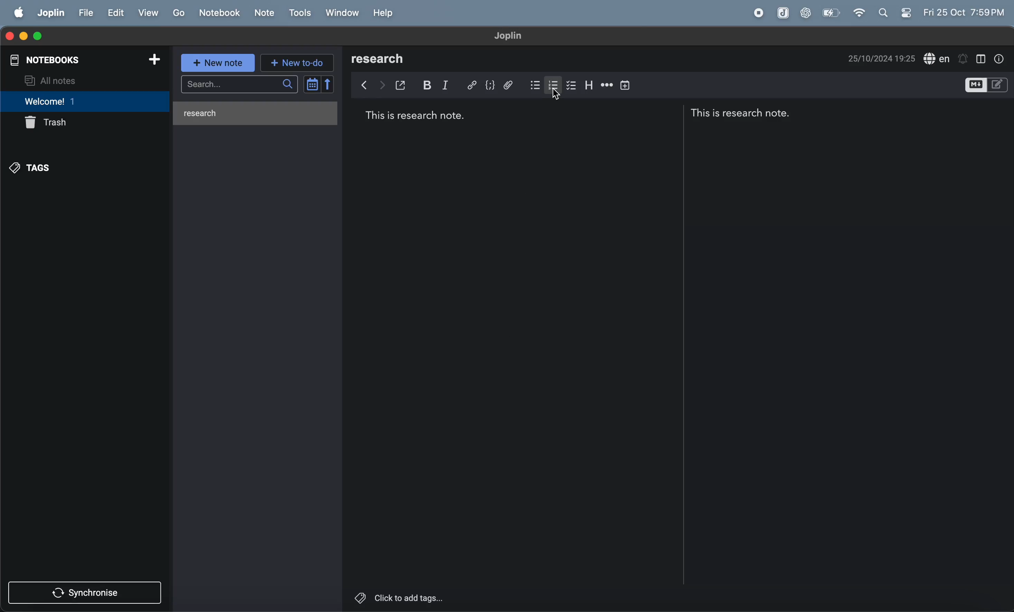  I want to click on This is research note., so click(416, 117).